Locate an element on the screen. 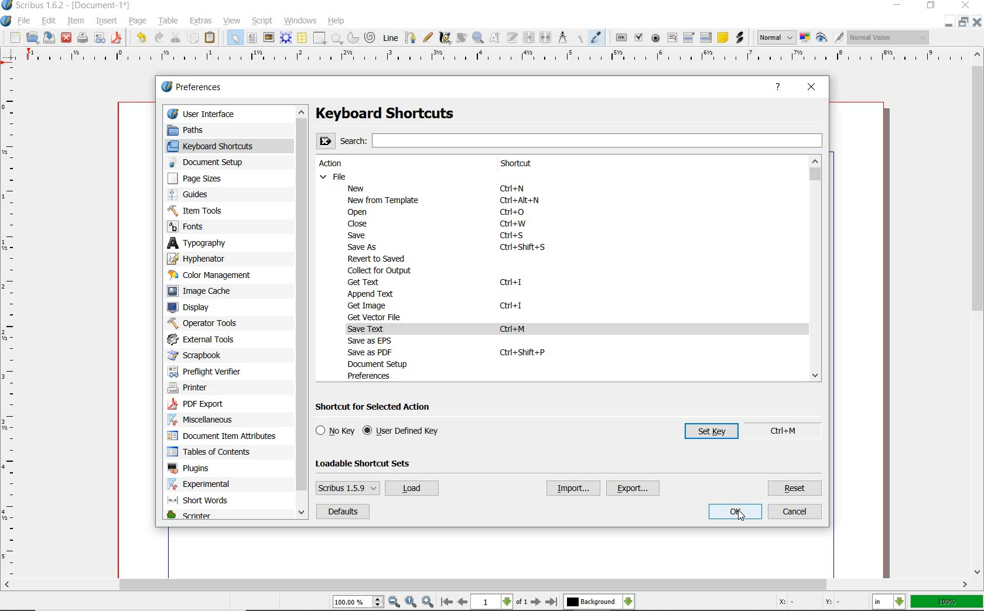  page sizes is located at coordinates (203, 179).